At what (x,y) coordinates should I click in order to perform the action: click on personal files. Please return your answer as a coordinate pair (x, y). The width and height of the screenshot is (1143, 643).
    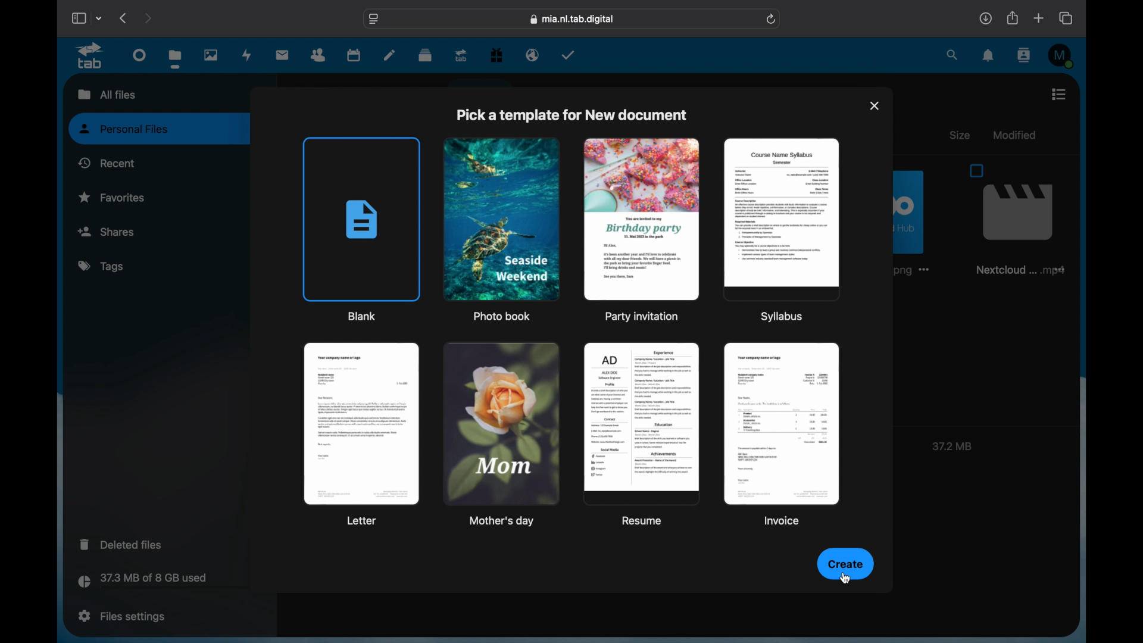
    Looking at the image, I should click on (161, 129).